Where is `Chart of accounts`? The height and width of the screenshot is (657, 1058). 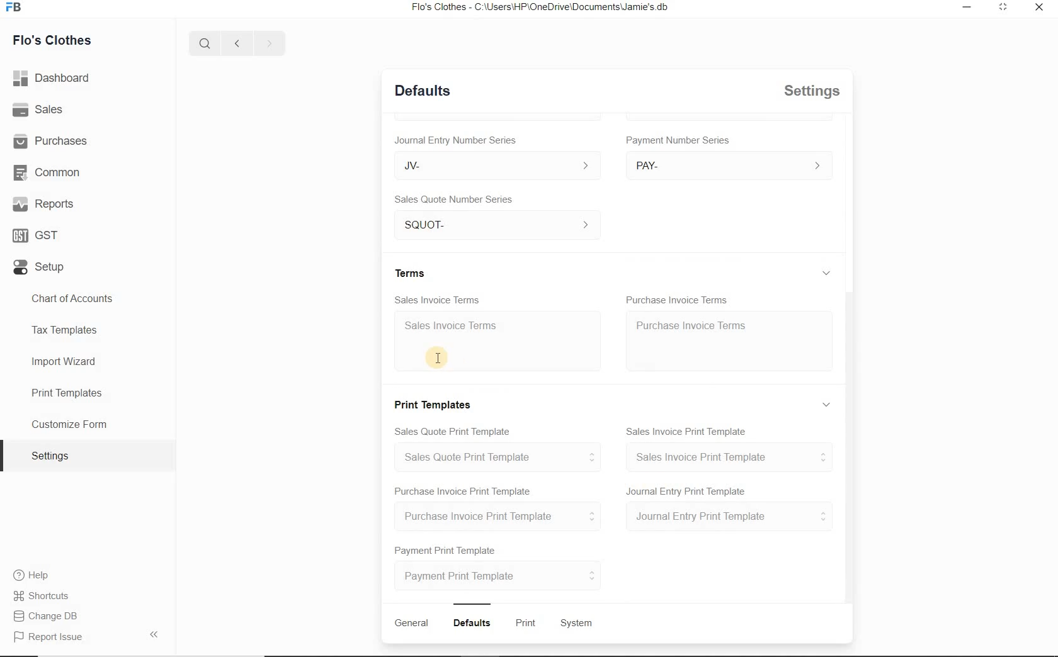 Chart of accounts is located at coordinates (88, 299).